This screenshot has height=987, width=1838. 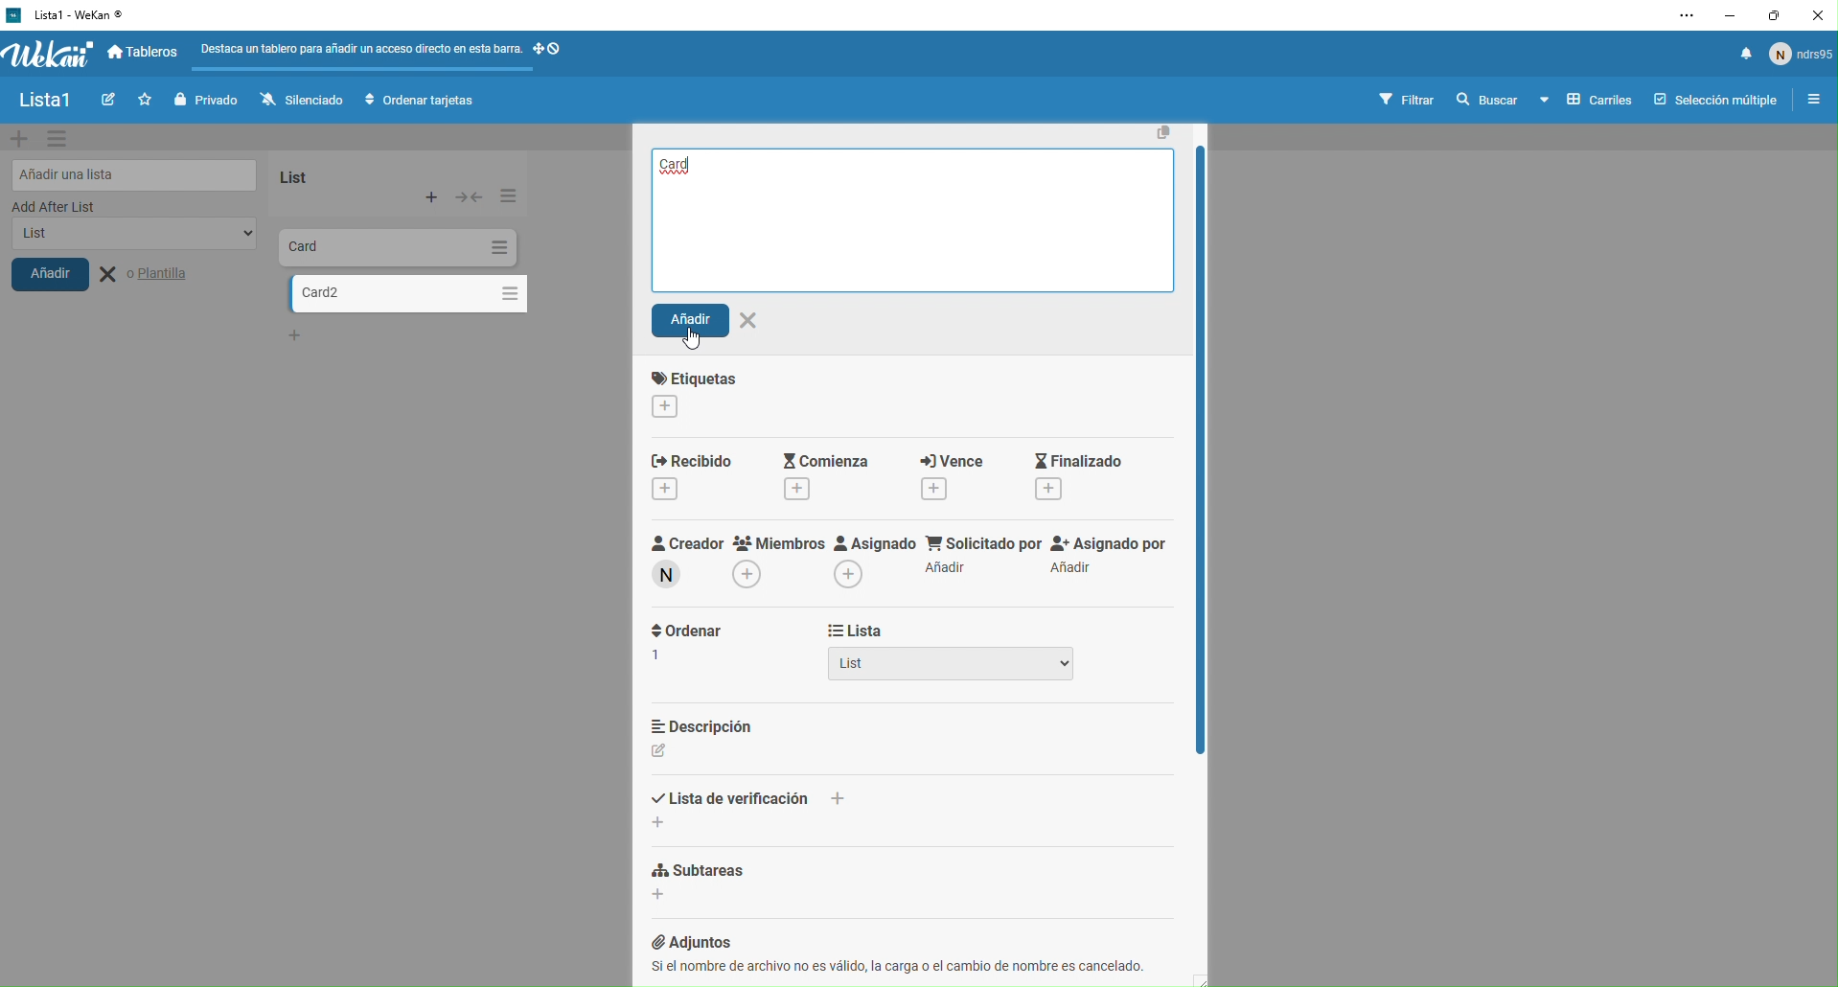 What do you see at coordinates (381, 293) in the screenshot?
I see `card 2` at bounding box center [381, 293].